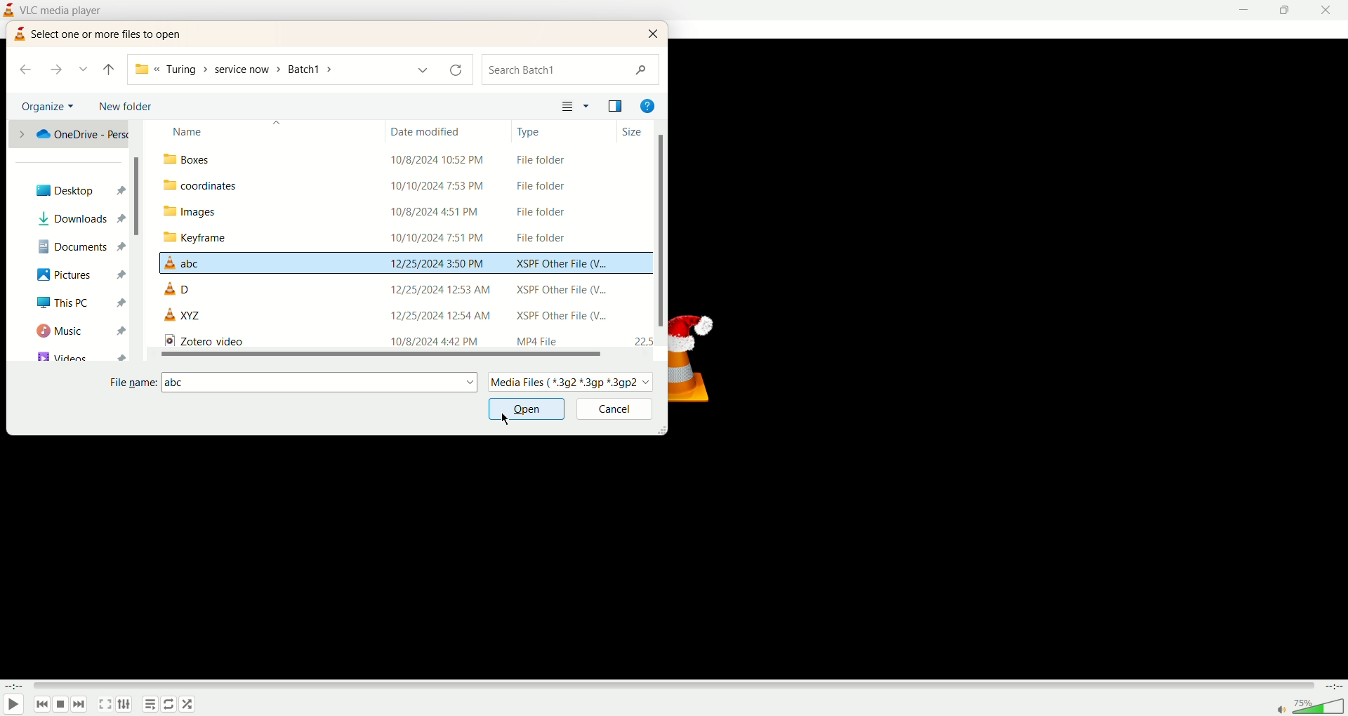  What do you see at coordinates (150, 705) in the screenshot?
I see `playlist` at bounding box center [150, 705].